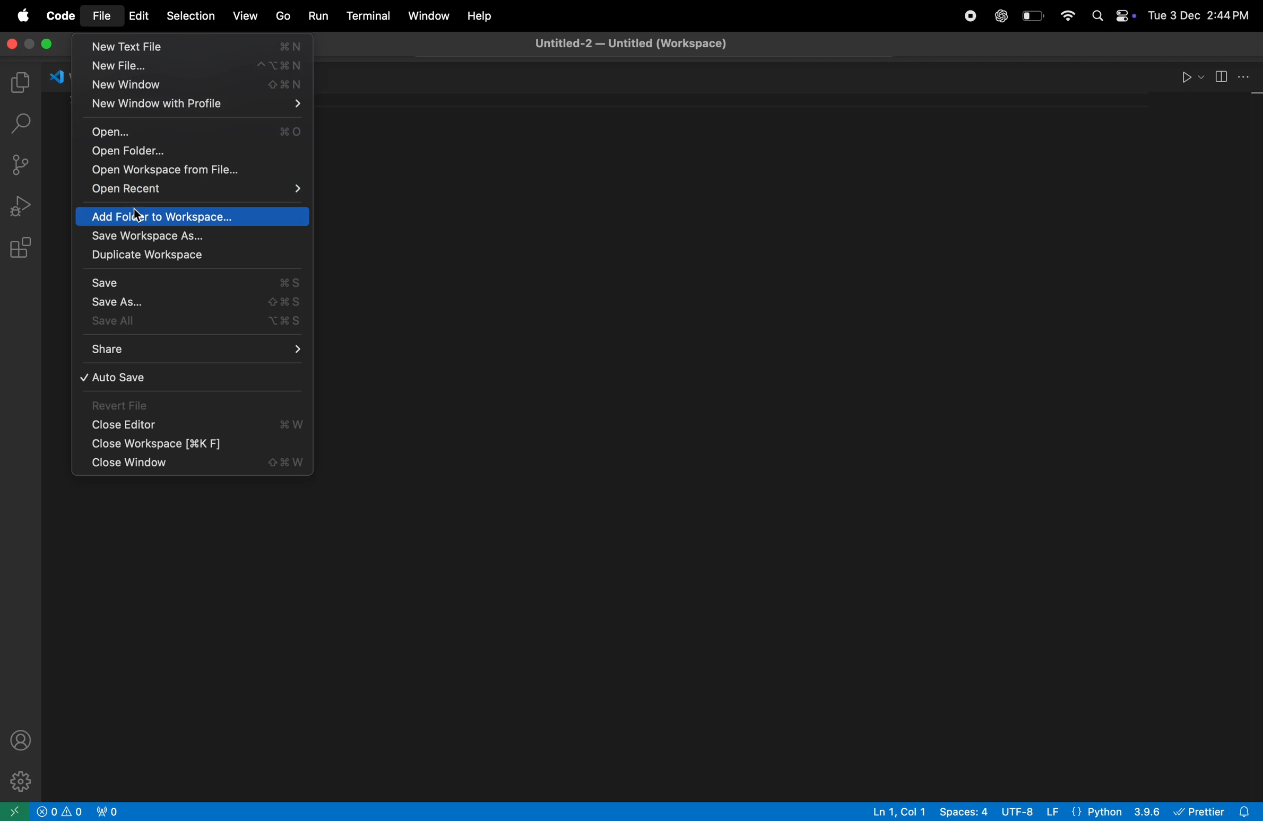 The width and height of the screenshot is (1263, 821). What do you see at coordinates (191, 255) in the screenshot?
I see `duplicate work space as` at bounding box center [191, 255].